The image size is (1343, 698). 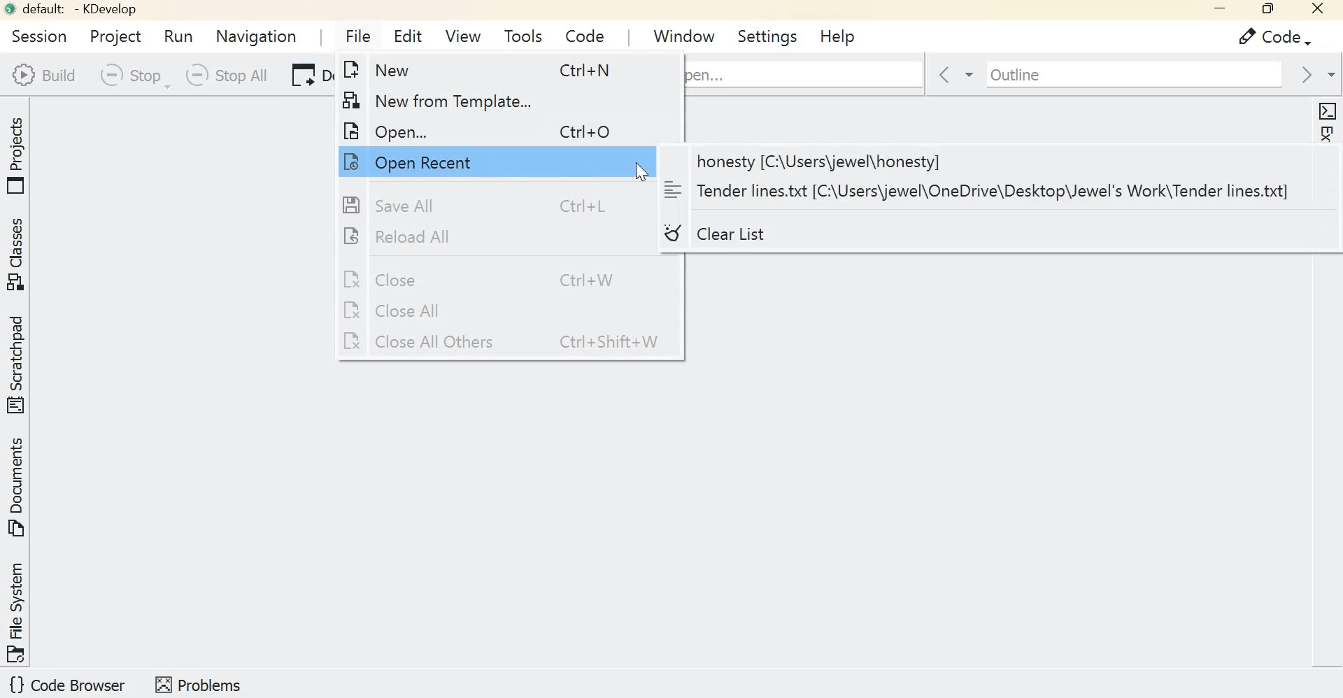 I want to click on Menu allowing to Stop all individual jobs, so click(x=132, y=76).